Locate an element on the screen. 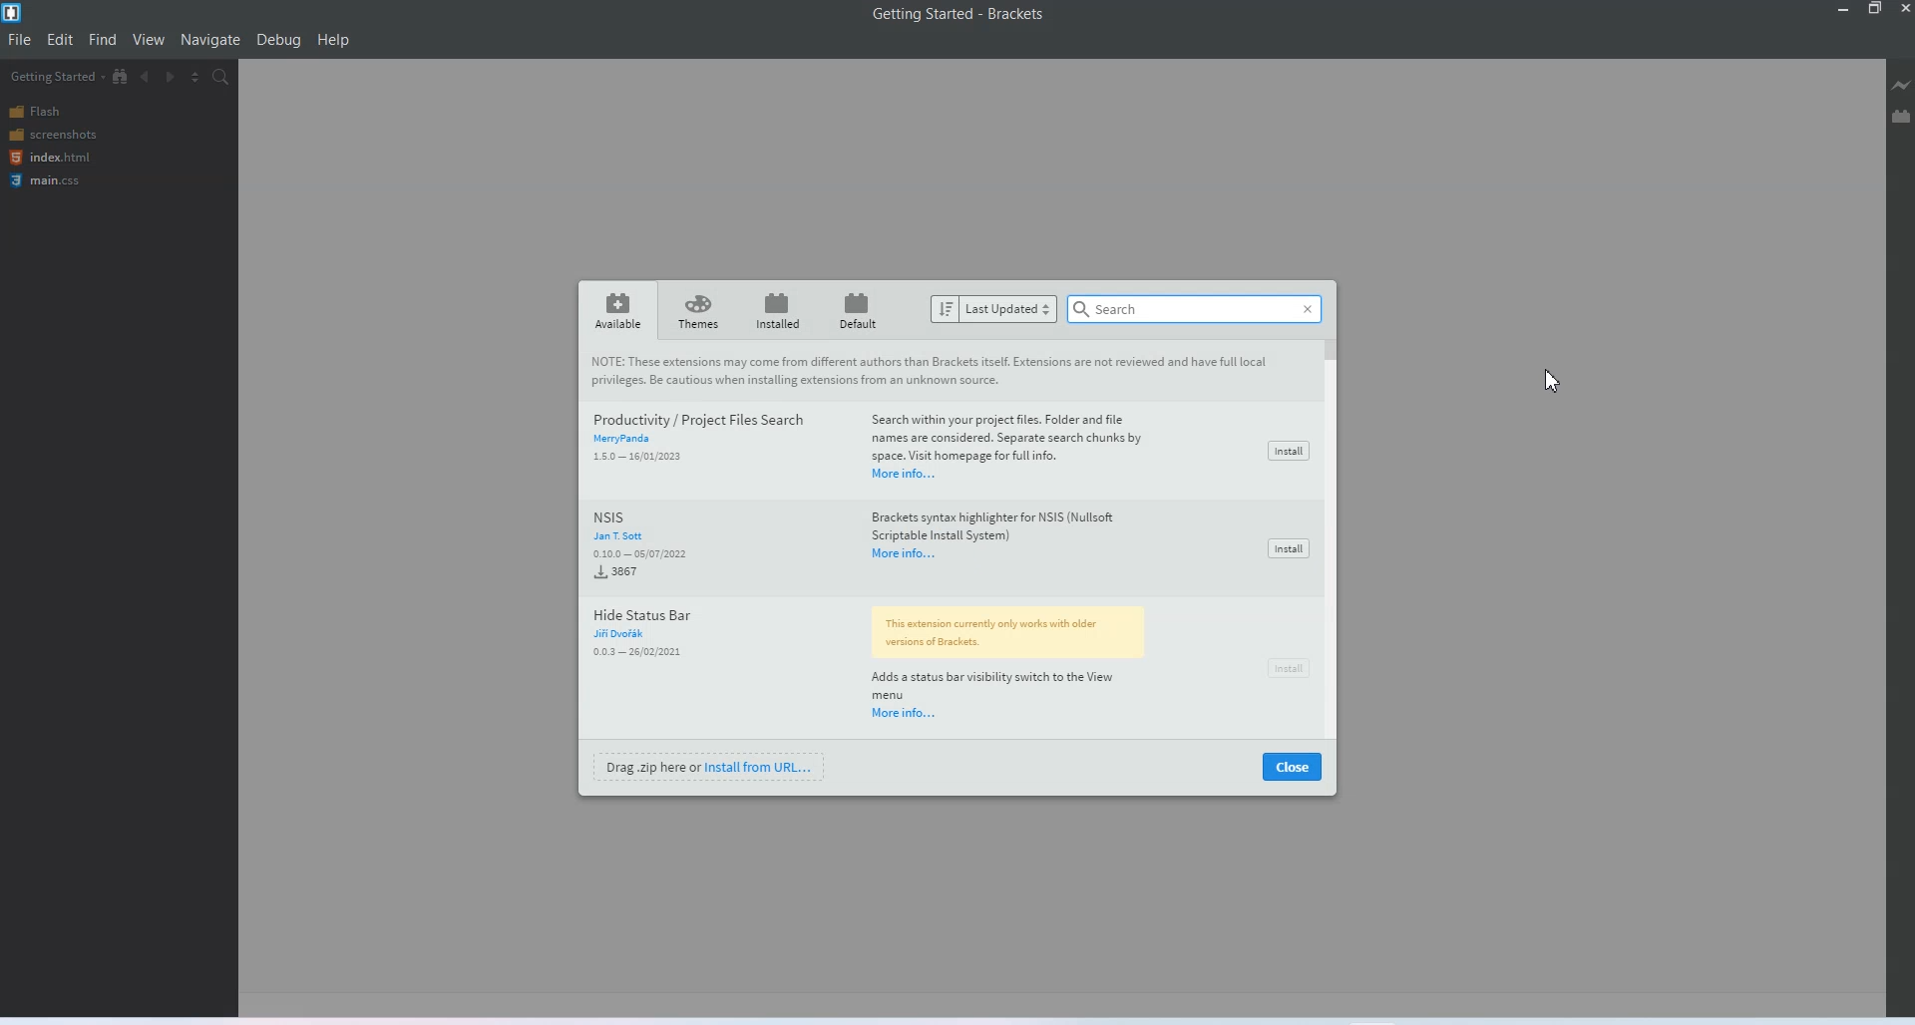  close is located at coordinates (1291, 766).